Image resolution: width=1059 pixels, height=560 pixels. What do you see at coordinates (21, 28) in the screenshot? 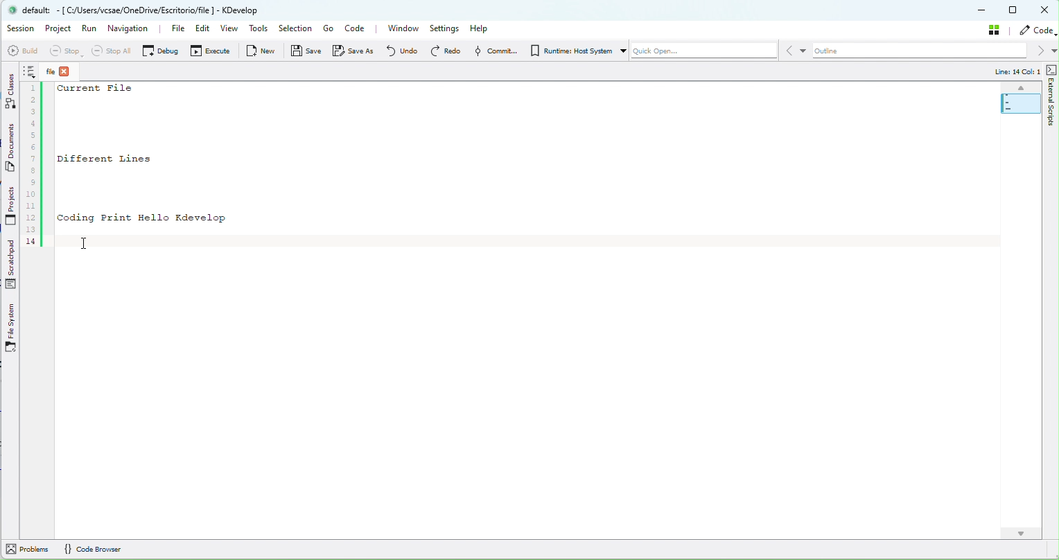
I see `Session` at bounding box center [21, 28].